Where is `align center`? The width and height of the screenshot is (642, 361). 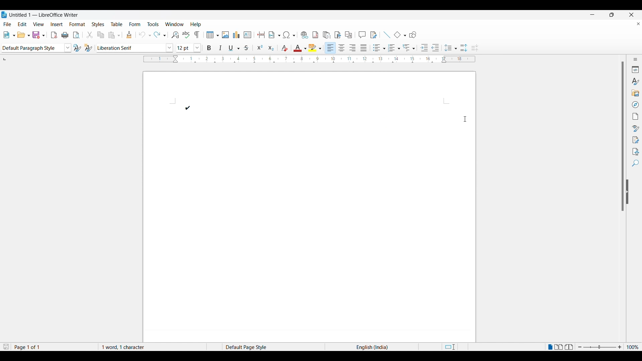 align center is located at coordinates (342, 47).